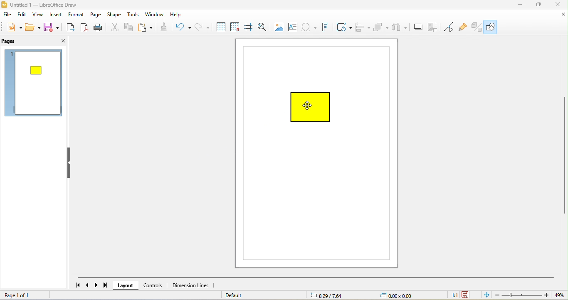 The height and width of the screenshot is (300, 568). Describe the element at coordinates (58, 40) in the screenshot. I see `close` at that location.